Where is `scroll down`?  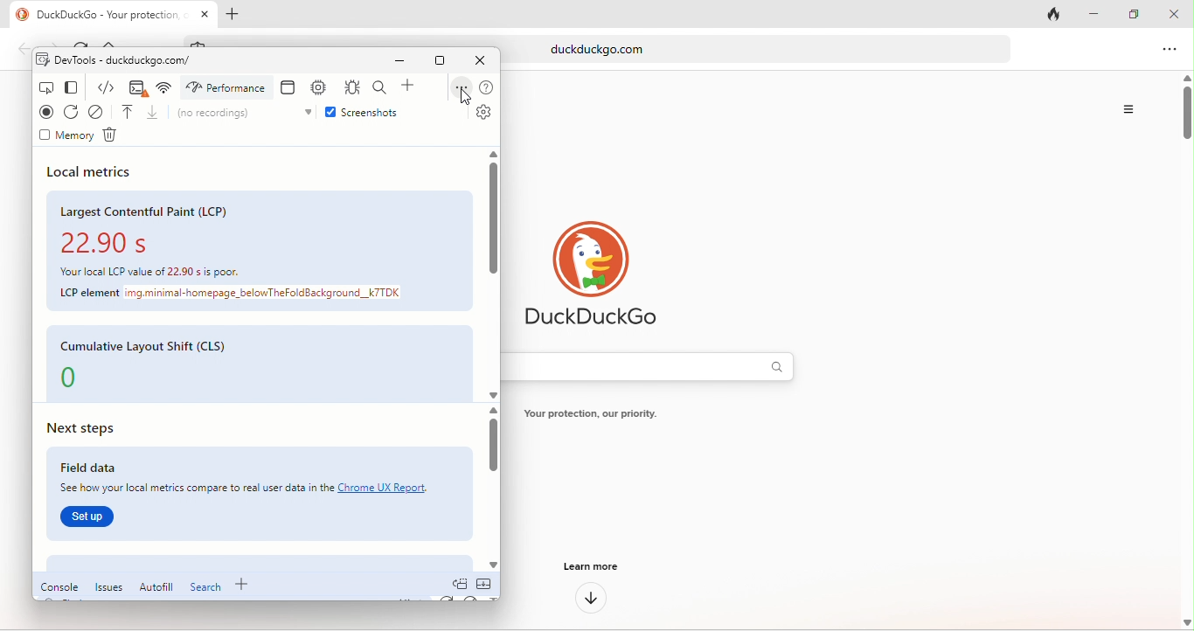 scroll down is located at coordinates (490, 558).